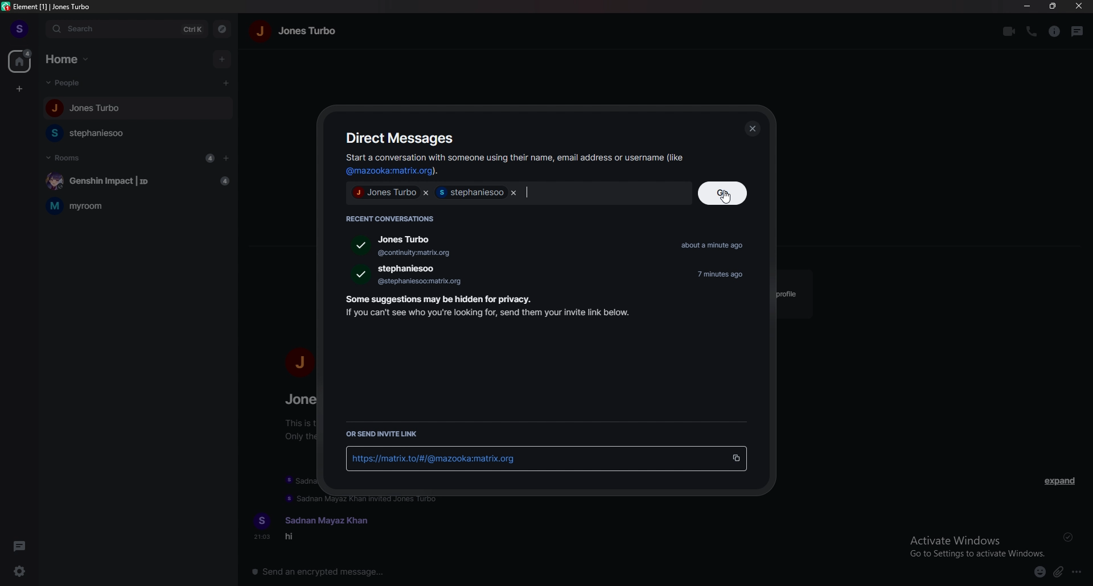 The width and height of the screenshot is (1093, 586). Describe the element at coordinates (386, 434) in the screenshot. I see `or send invite link` at that location.